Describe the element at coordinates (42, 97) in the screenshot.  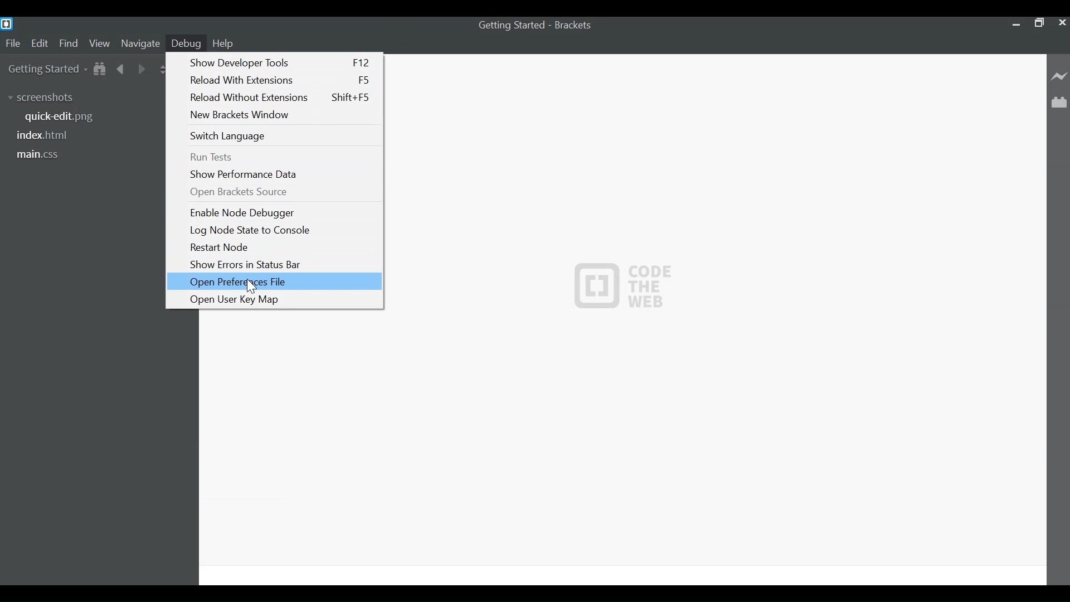
I see `screenshots` at that location.